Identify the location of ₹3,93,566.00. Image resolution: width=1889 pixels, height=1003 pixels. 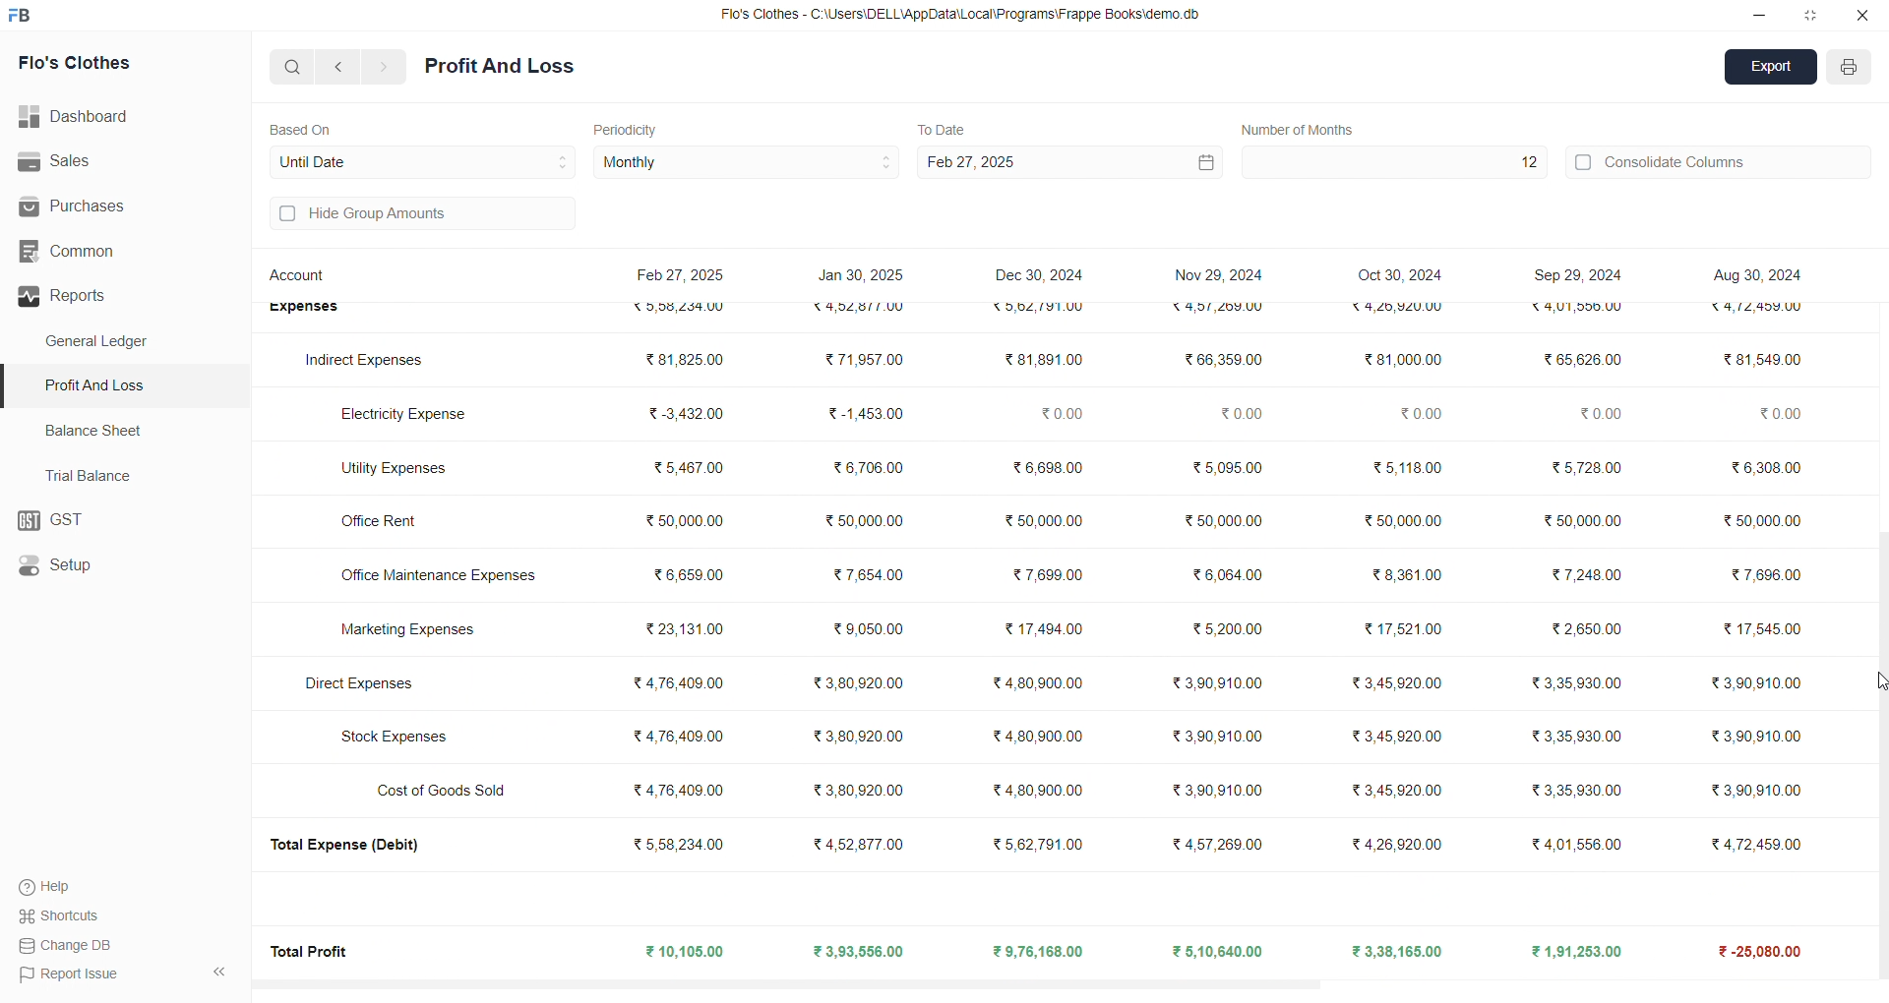
(857, 952).